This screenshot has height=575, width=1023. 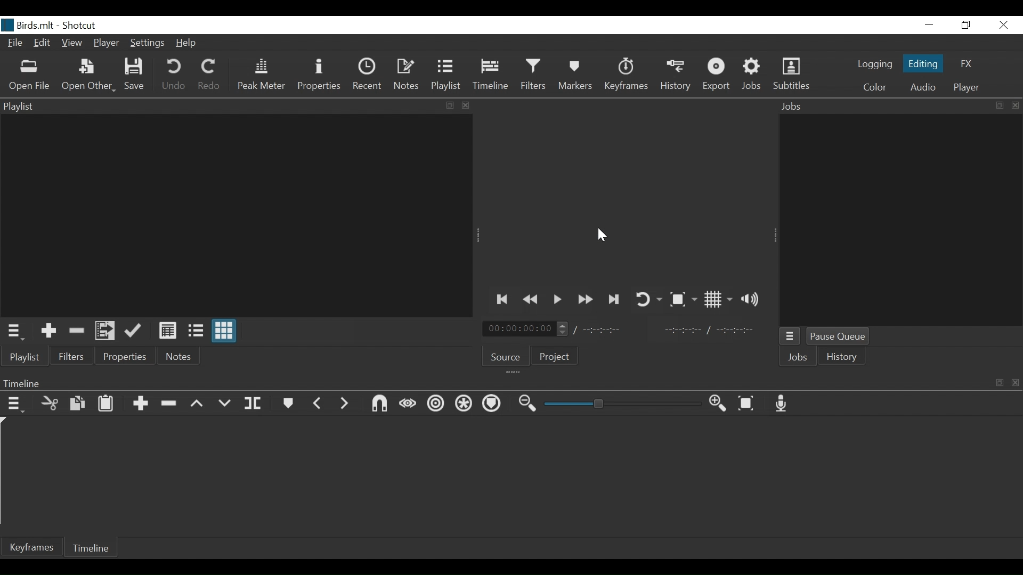 What do you see at coordinates (76, 330) in the screenshot?
I see `Remove cut` at bounding box center [76, 330].